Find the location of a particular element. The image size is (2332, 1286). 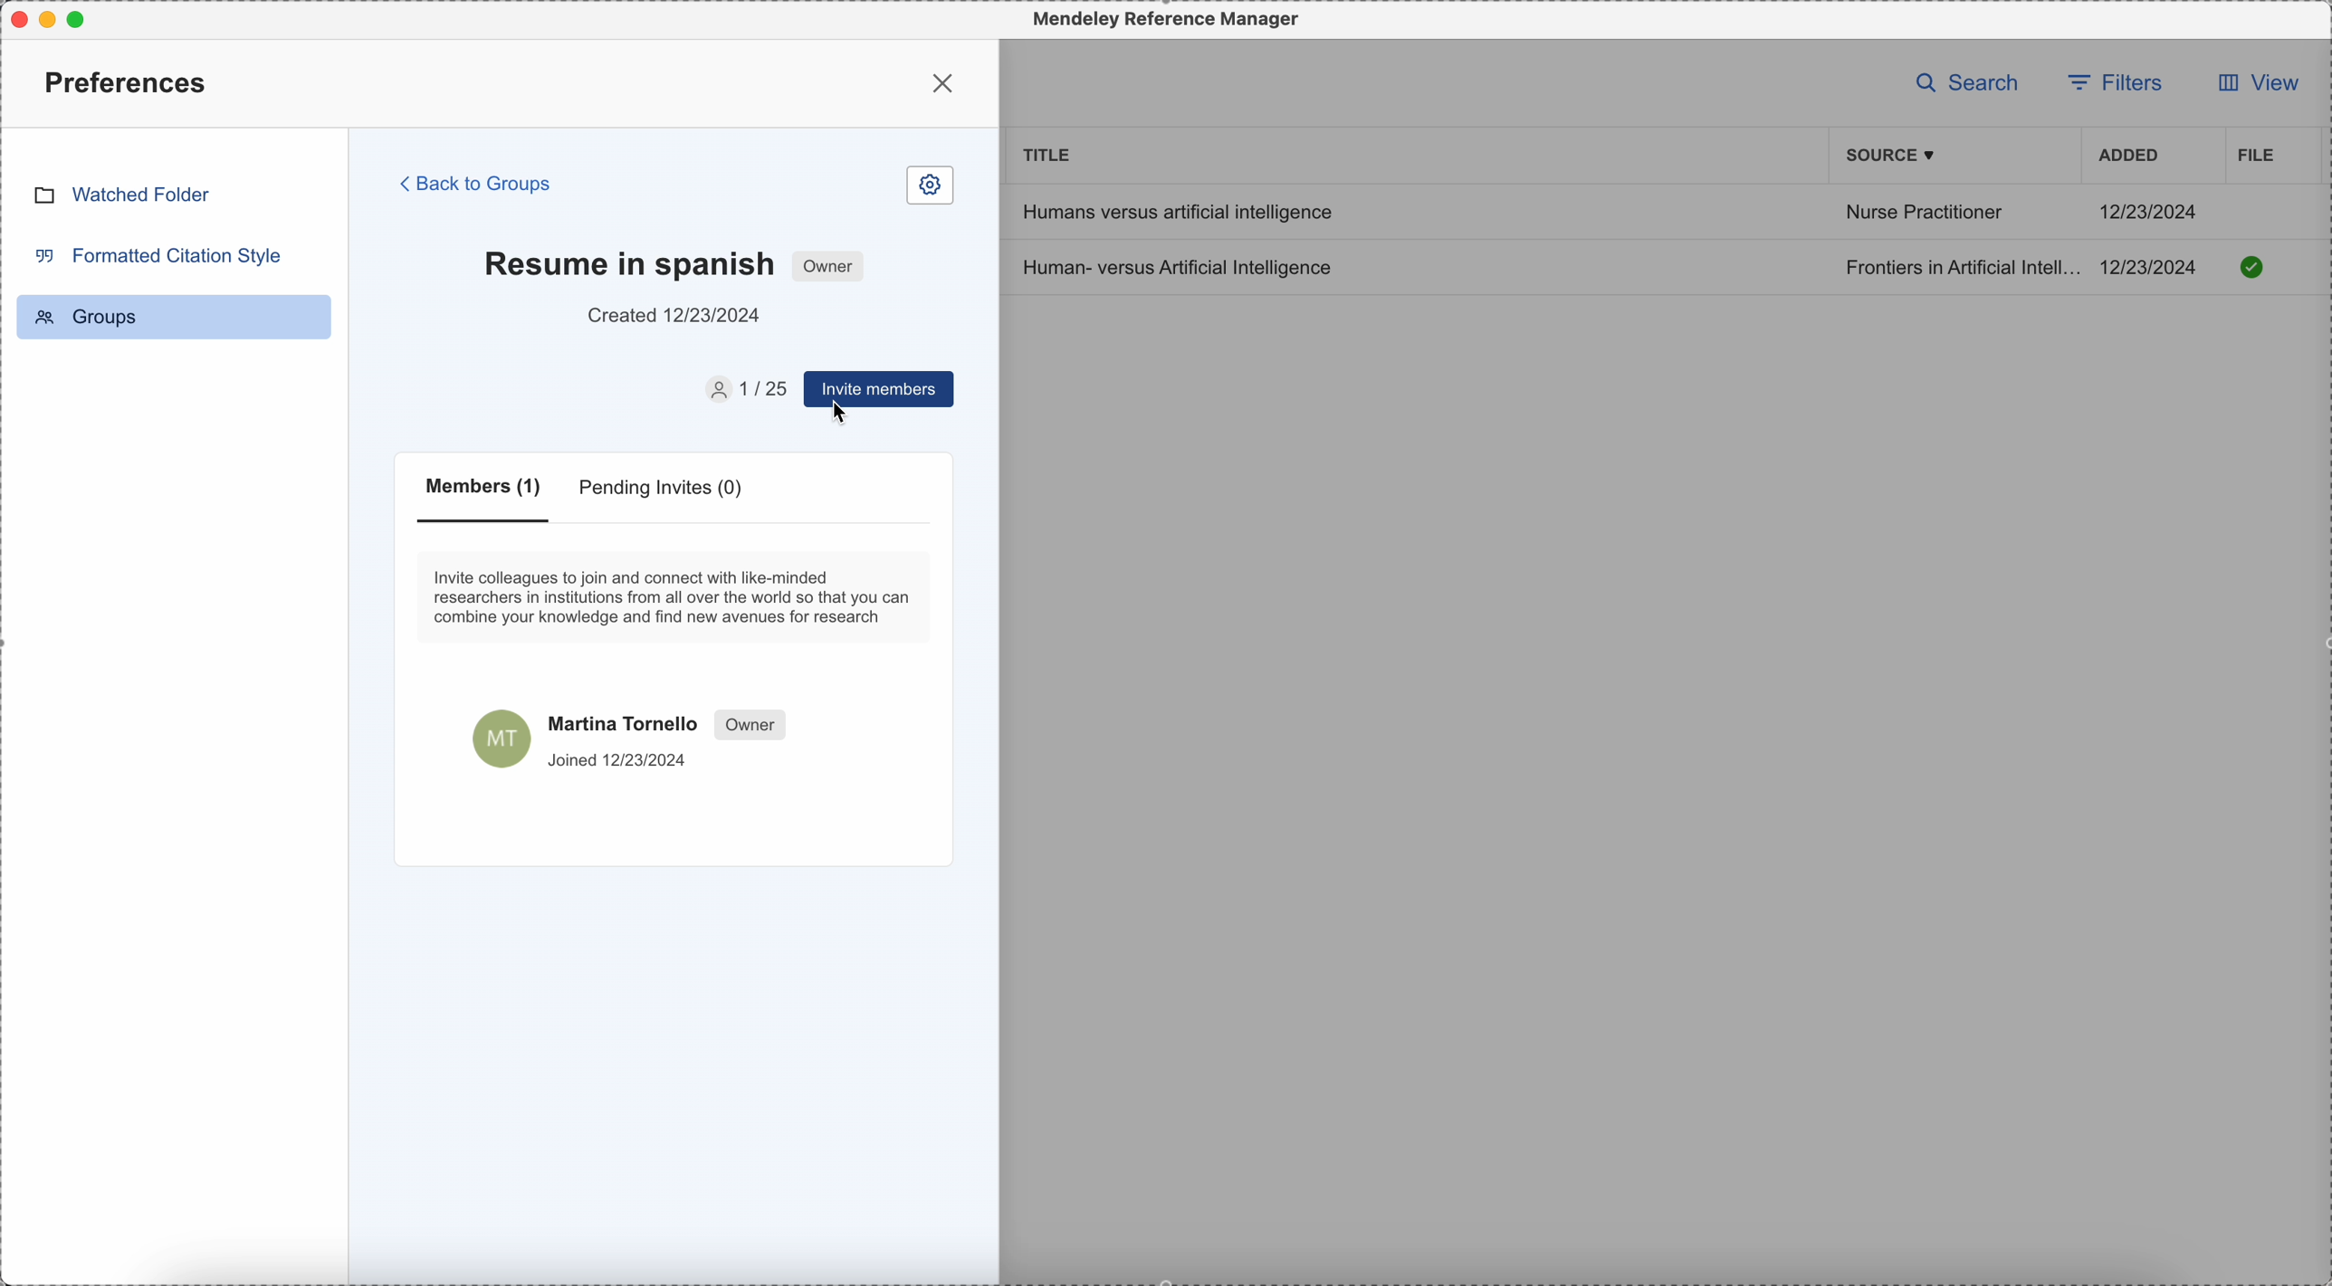

watched folder is located at coordinates (121, 194).